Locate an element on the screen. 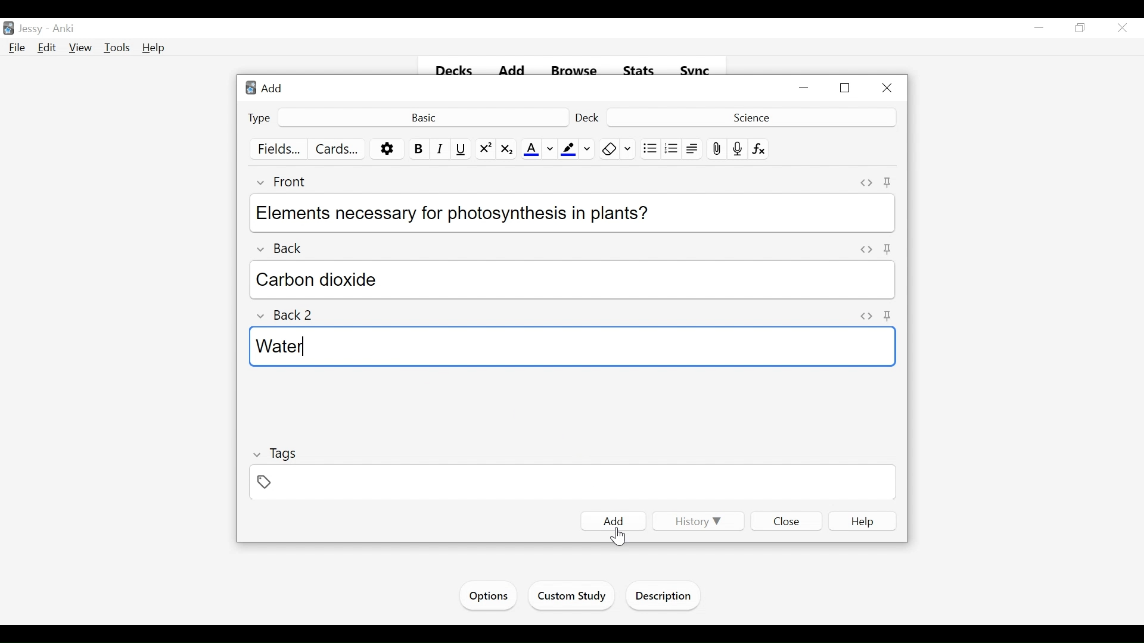 The width and height of the screenshot is (1144, 643). Sync is located at coordinates (695, 71).